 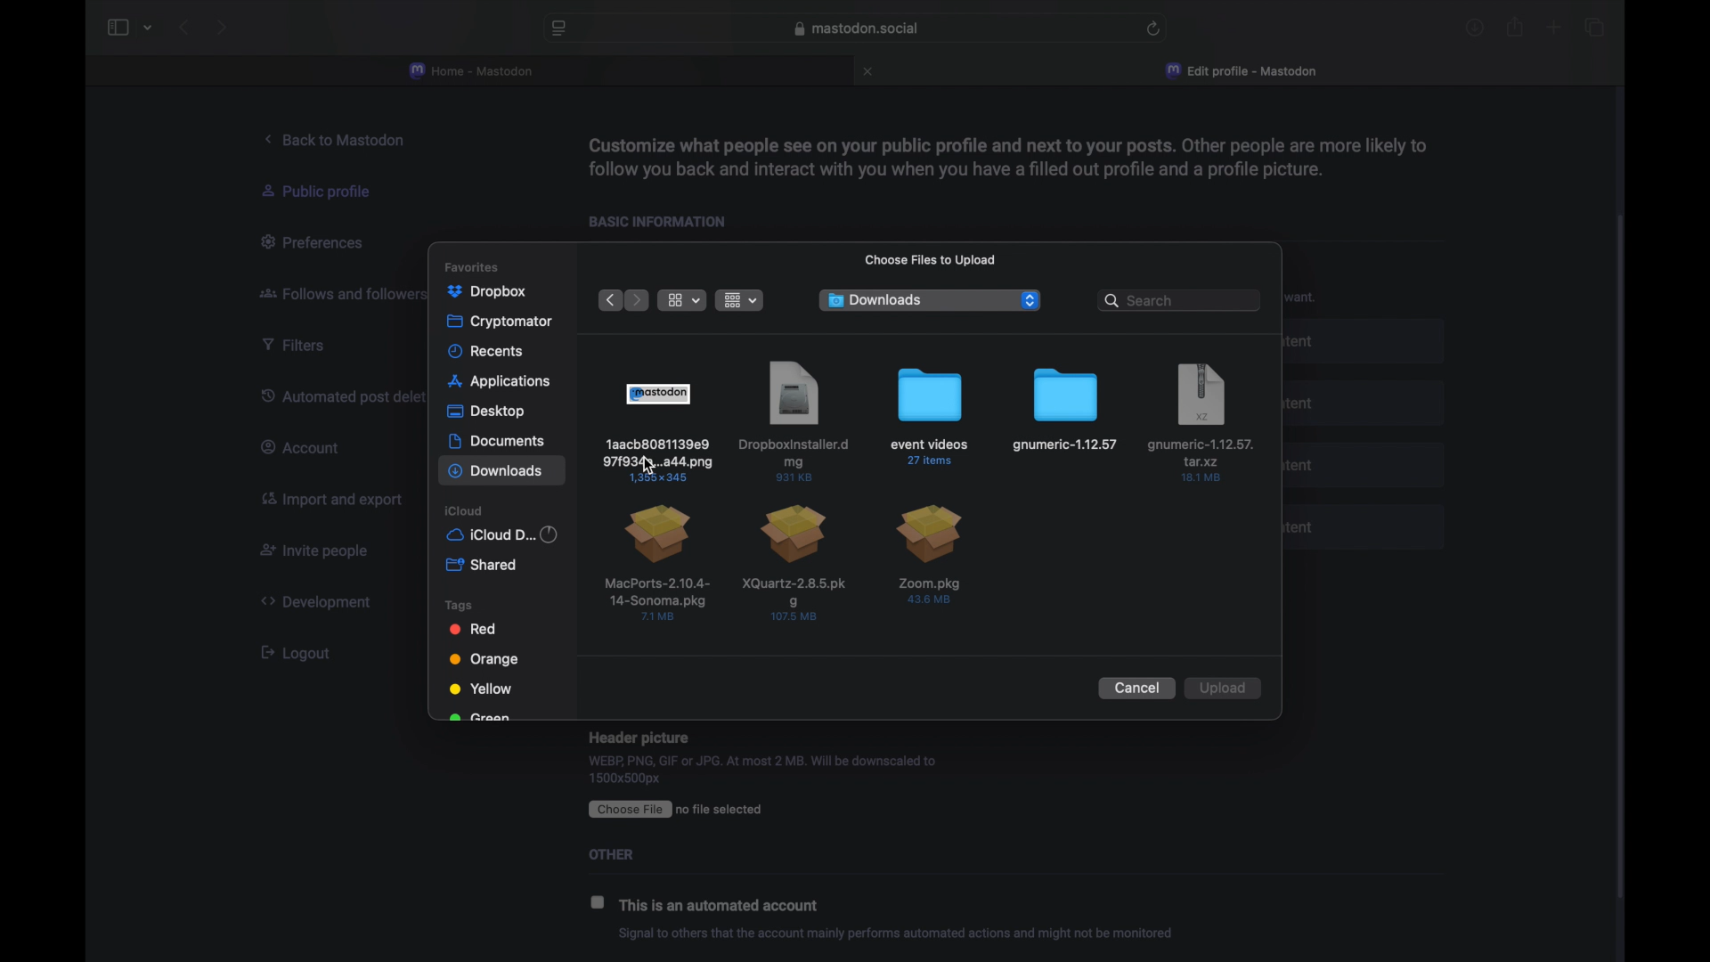 I want to click on downloads highlighted, so click(x=502, y=469).